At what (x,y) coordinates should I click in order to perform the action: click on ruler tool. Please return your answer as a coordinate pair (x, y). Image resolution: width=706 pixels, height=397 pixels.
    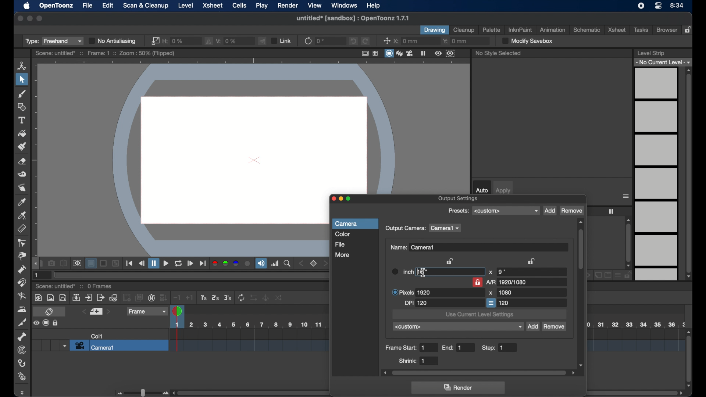
    Looking at the image, I should click on (22, 228).